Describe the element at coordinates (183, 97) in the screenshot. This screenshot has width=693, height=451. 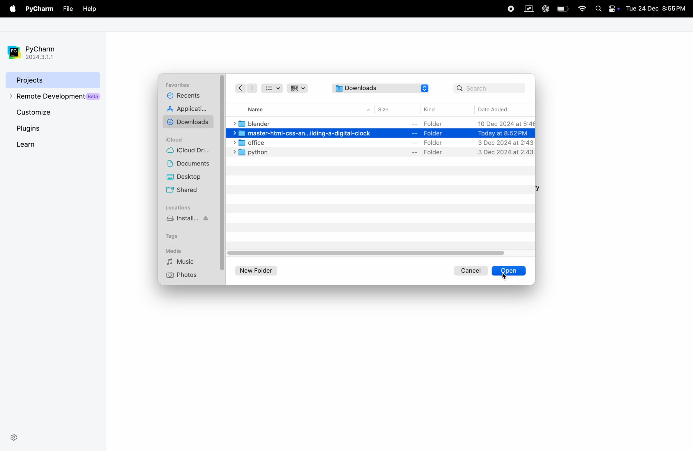
I see `recents` at that location.